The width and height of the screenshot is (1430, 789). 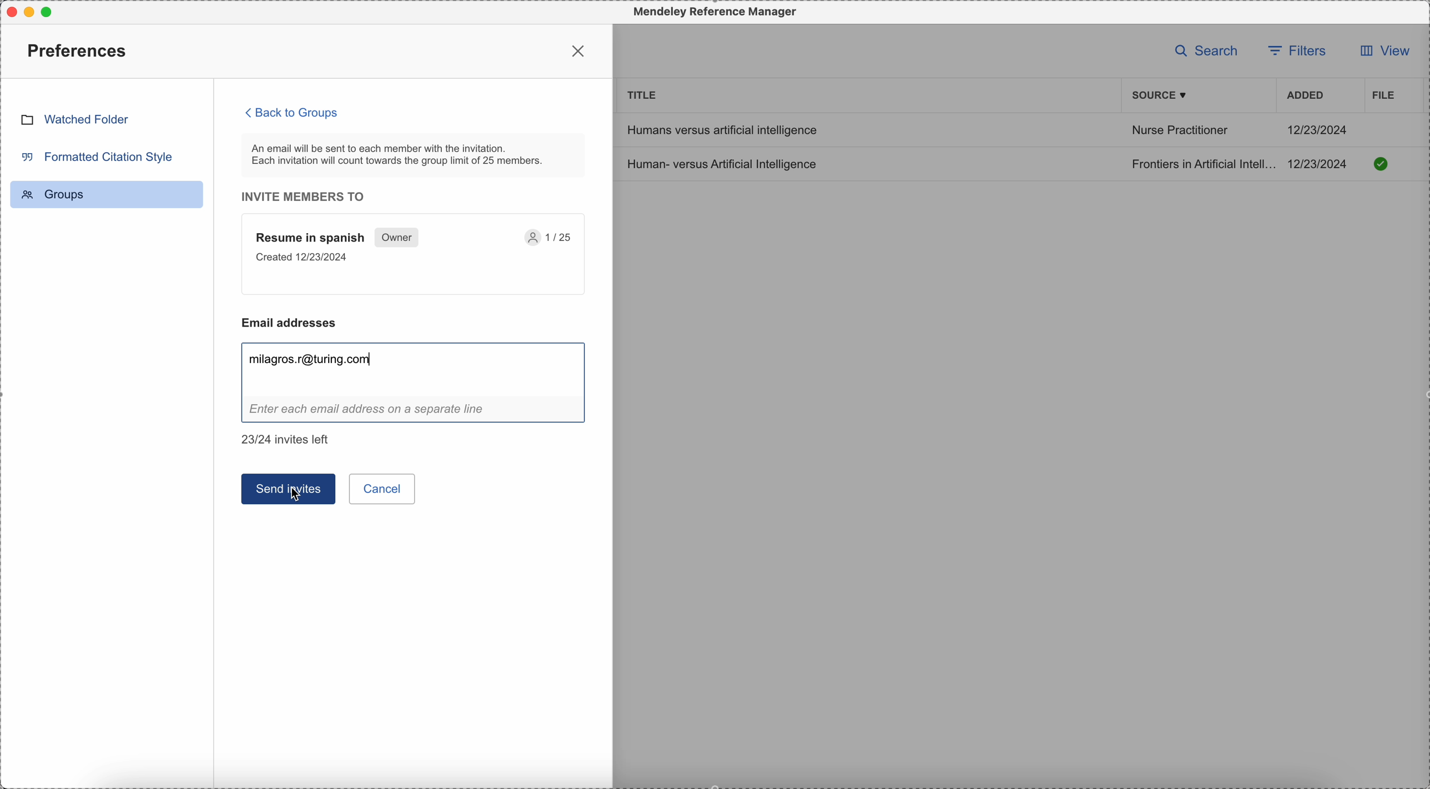 What do you see at coordinates (725, 163) in the screenshot?
I see `Human- versus Artificial Intelligence` at bounding box center [725, 163].